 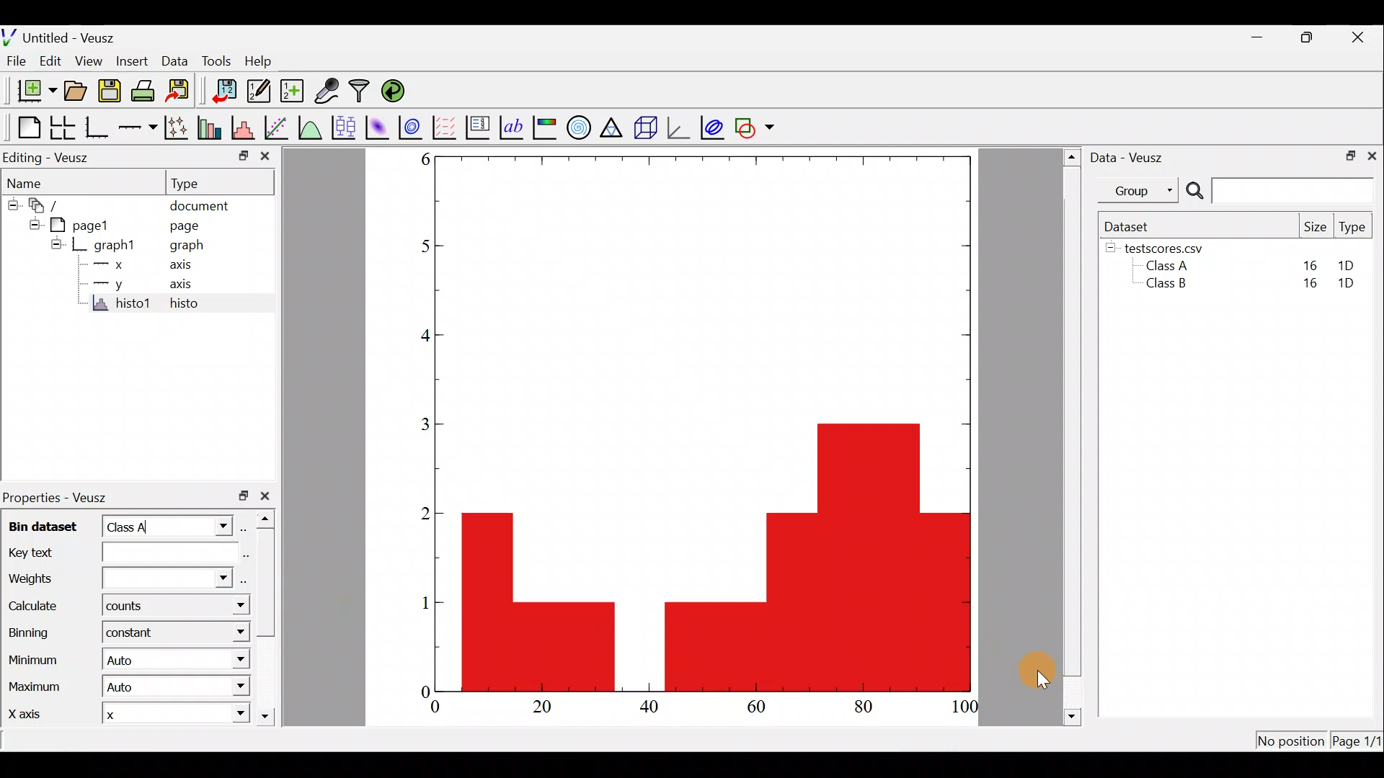 What do you see at coordinates (107, 244) in the screenshot?
I see `graph1` at bounding box center [107, 244].